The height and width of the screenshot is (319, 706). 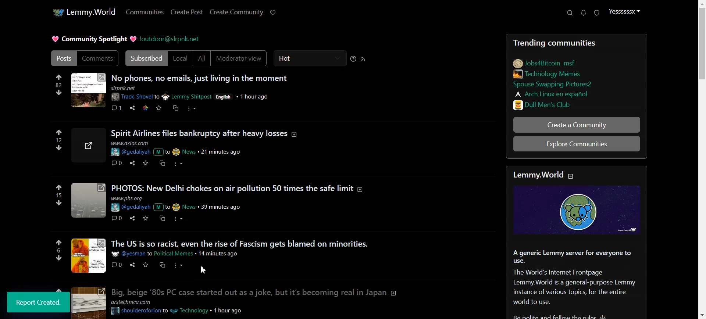 What do you see at coordinates (163, 265) in the screenshot?
I see `cross post` at bounding box center [163, 265].